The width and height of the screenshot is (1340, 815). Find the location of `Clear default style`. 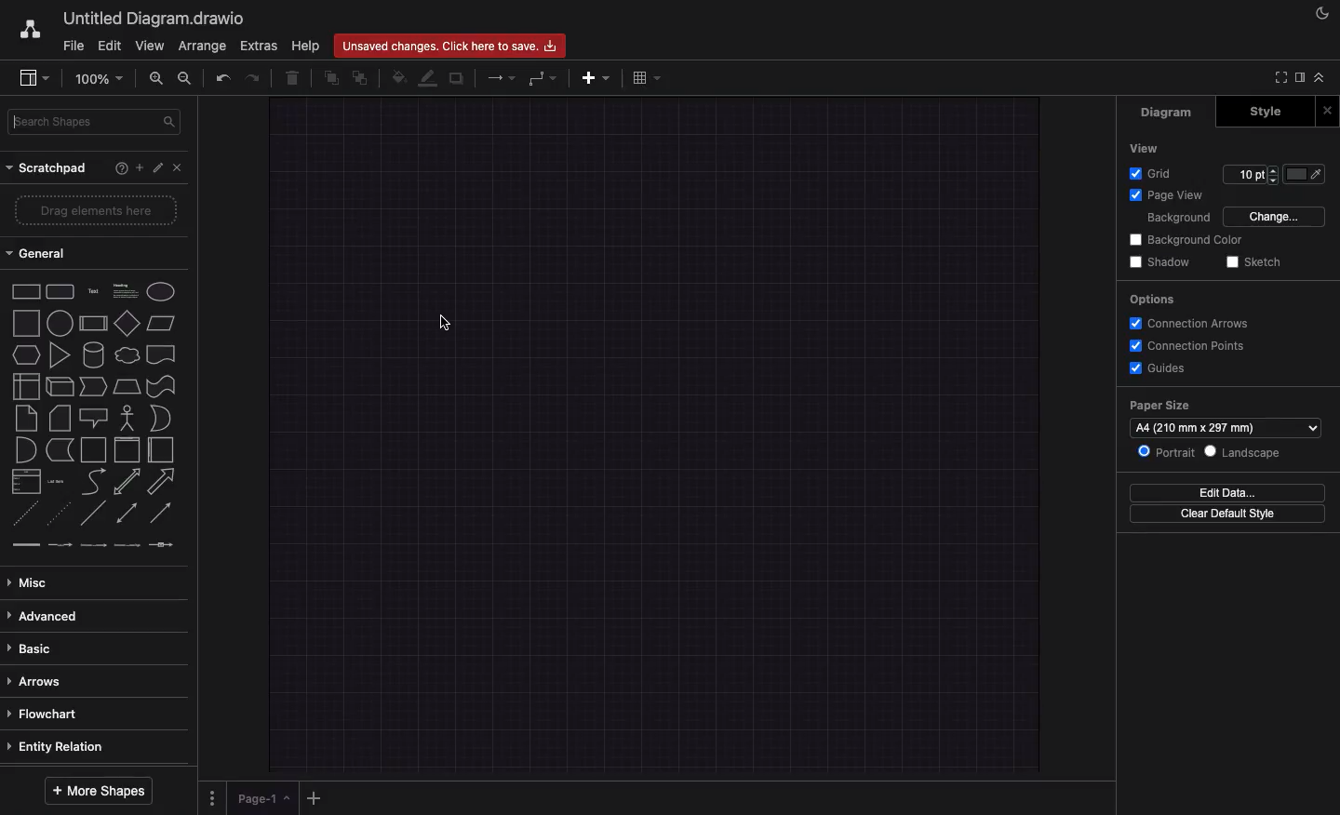

Clear default style is located at coordinates (1228, 513).